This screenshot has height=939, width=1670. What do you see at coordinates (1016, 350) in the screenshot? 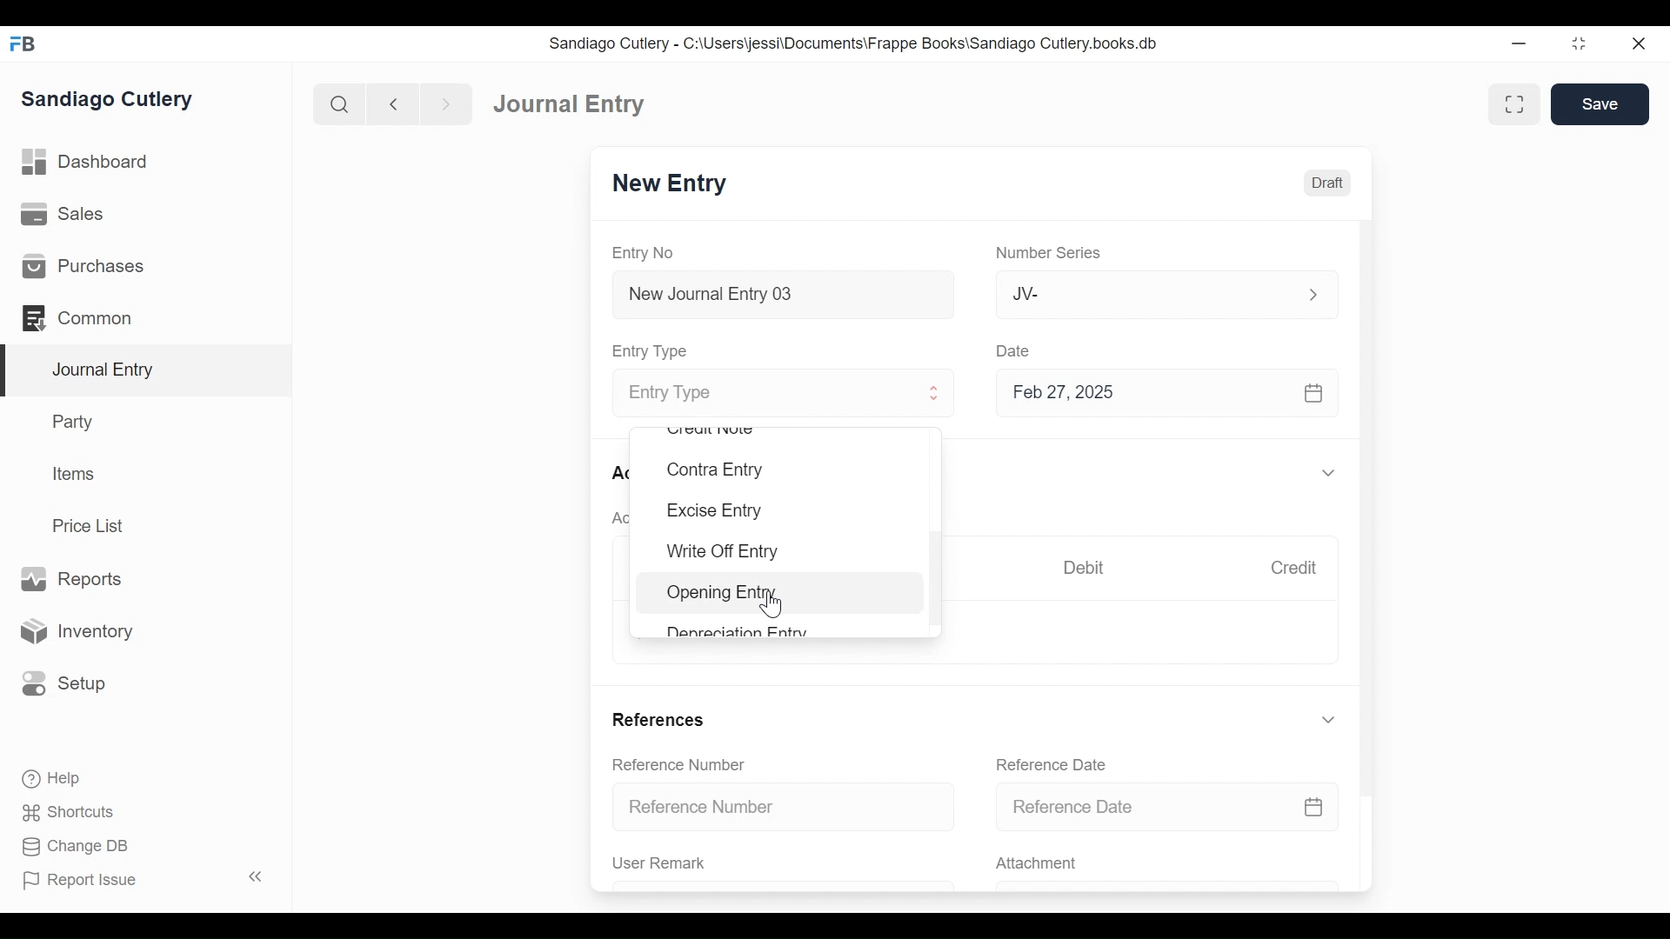
I see `Date` at bounding box center [1016, 350].